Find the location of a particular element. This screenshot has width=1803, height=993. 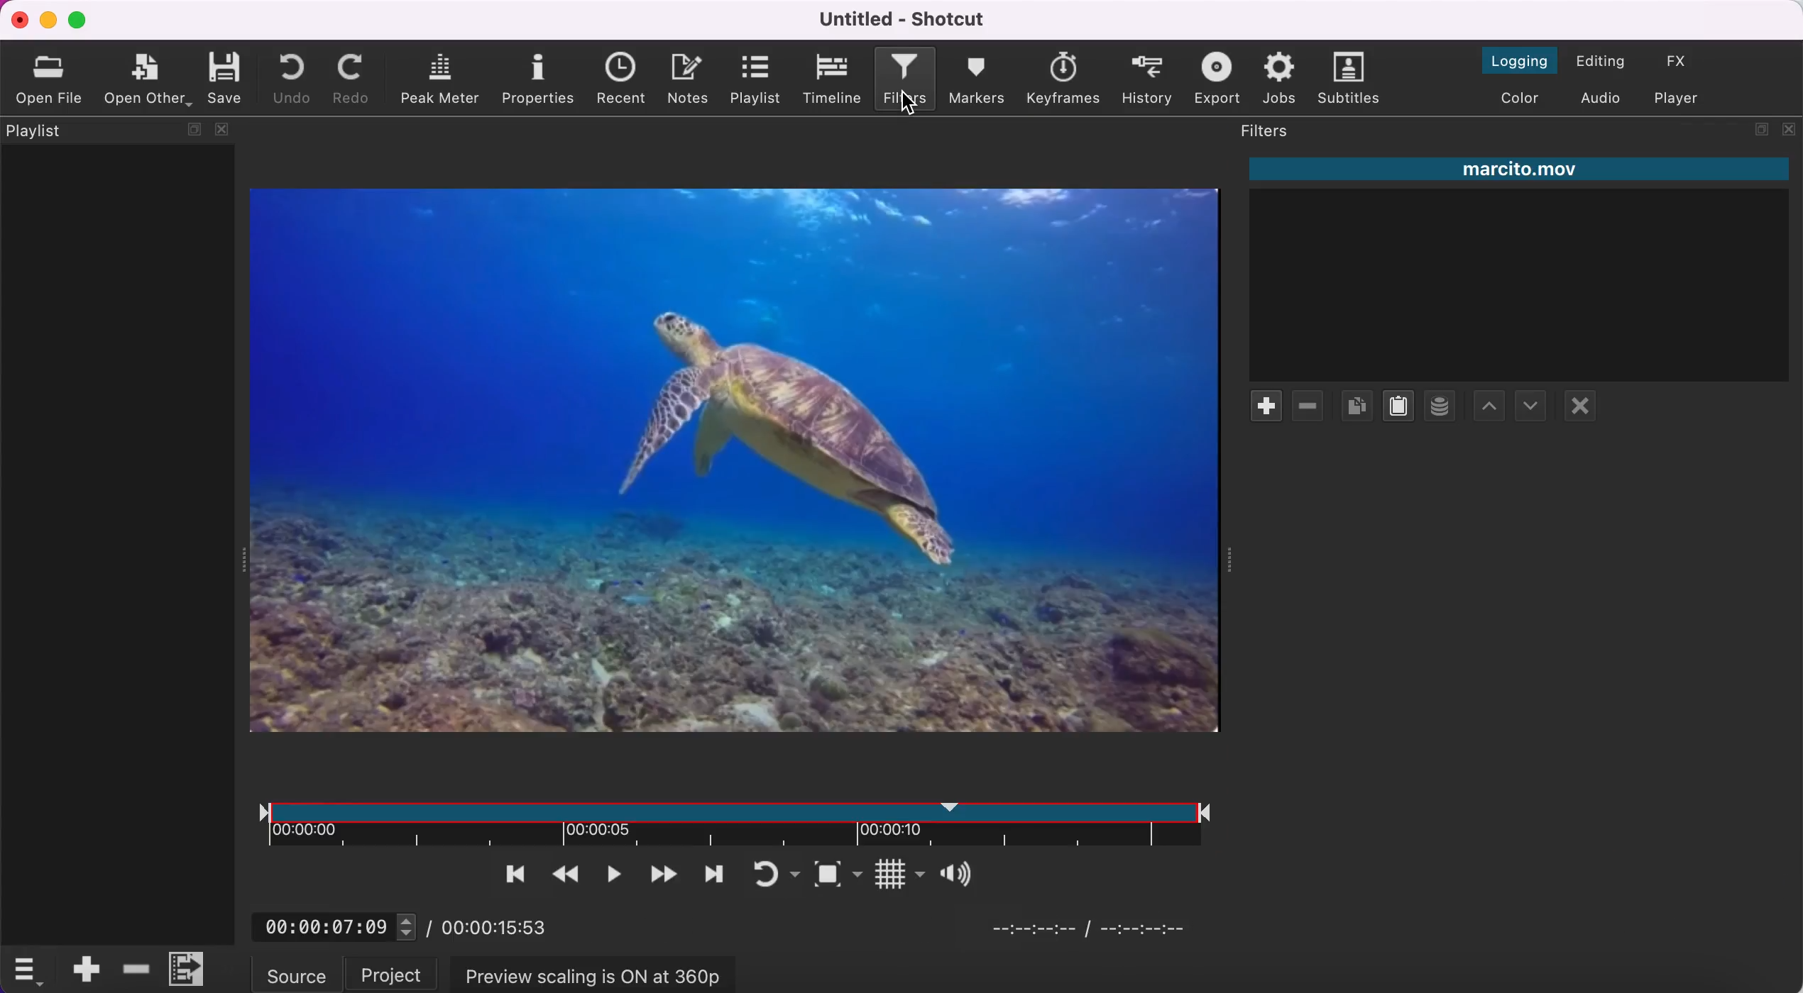

move filter up is located at coordinates (1533, 409).